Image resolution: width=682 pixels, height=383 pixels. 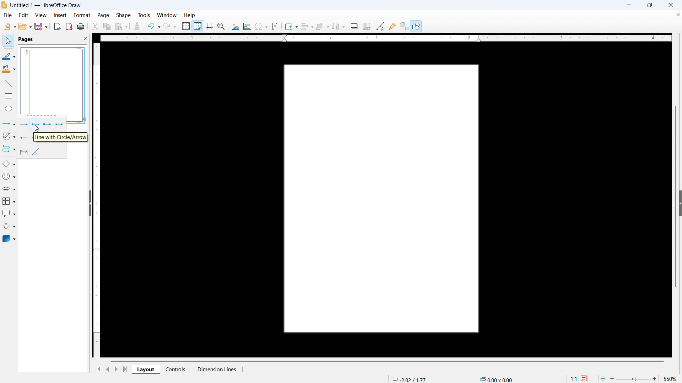 I want to click on Select , so click(x=9, y=41).